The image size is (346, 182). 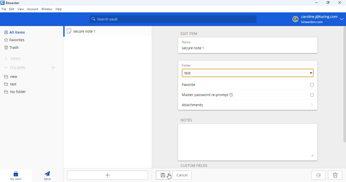 What do you see at coordinates (186, 42) in the screenshot?
I see `name` at bounding box center [186, 42].